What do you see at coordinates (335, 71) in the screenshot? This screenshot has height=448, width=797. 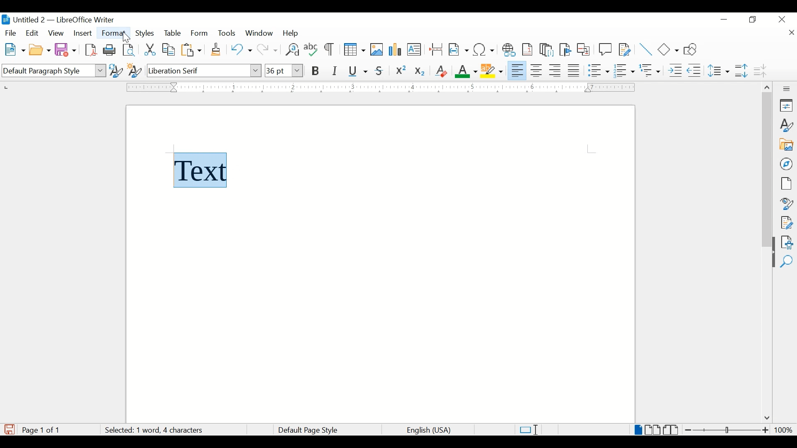 I see `italic` at bounding box center [335, 71].